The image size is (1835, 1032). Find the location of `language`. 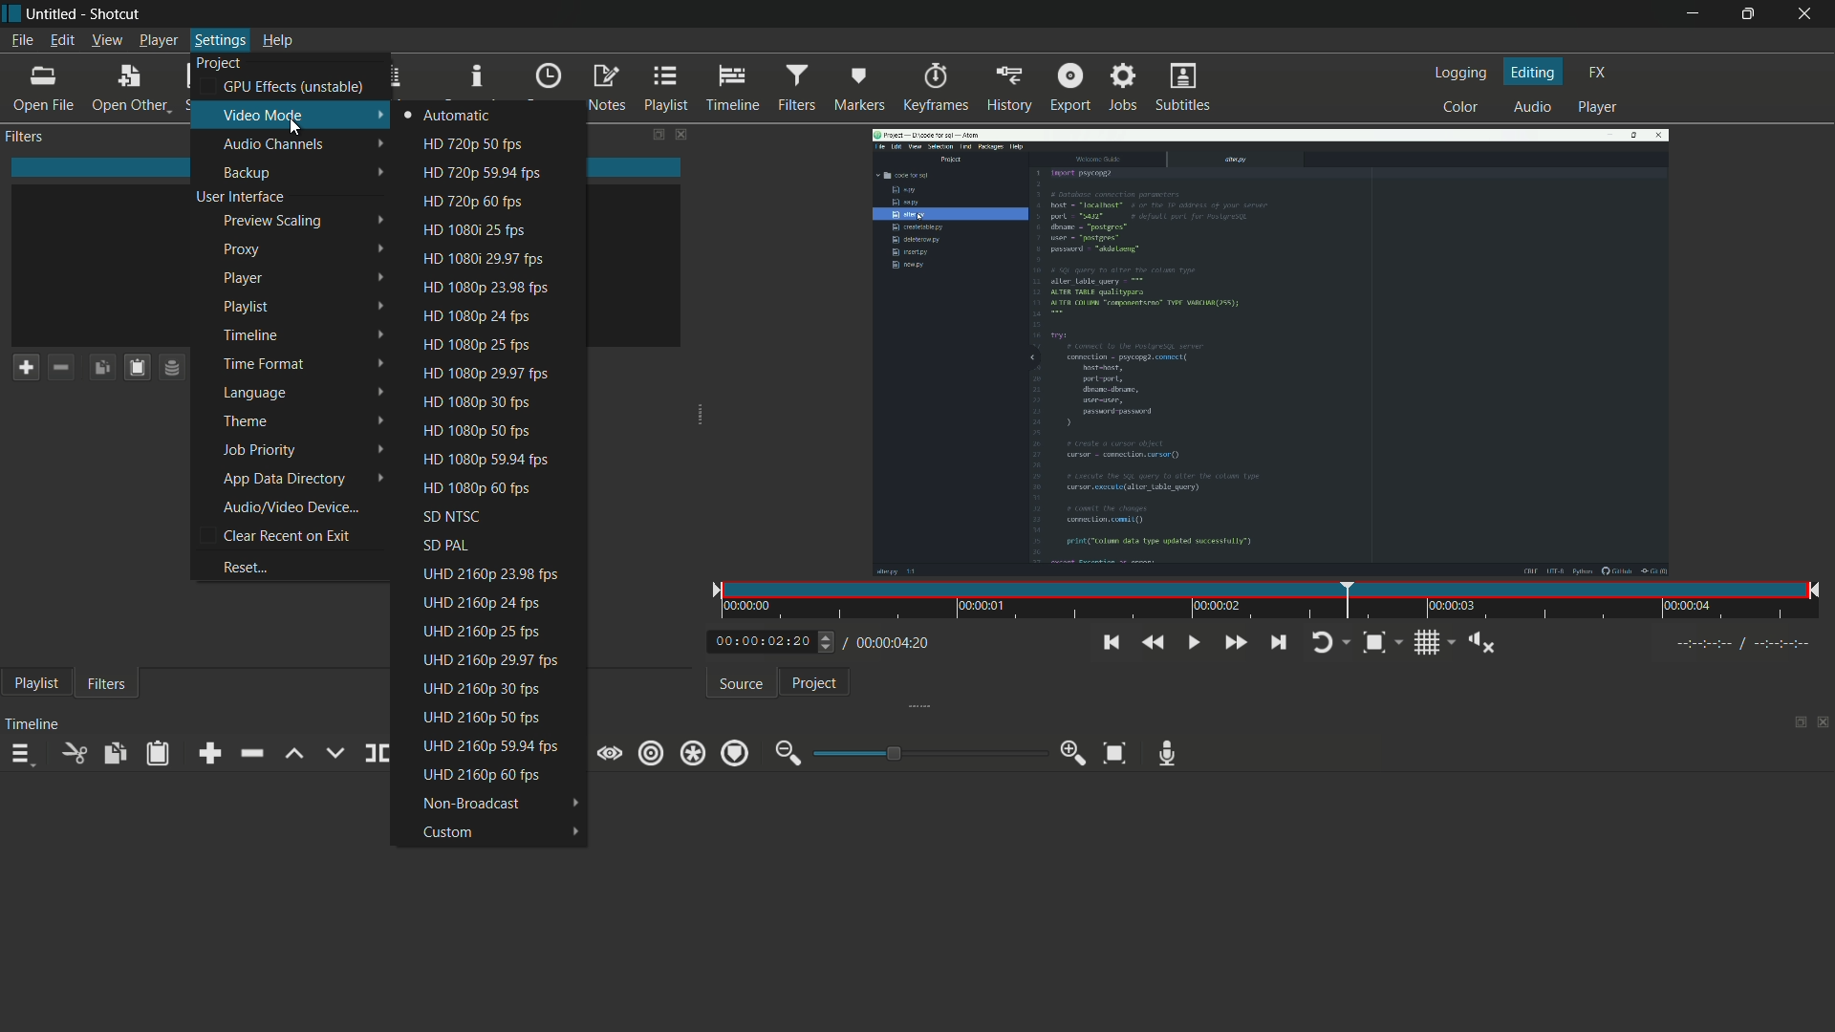

language is located at coordinates (305, 394).